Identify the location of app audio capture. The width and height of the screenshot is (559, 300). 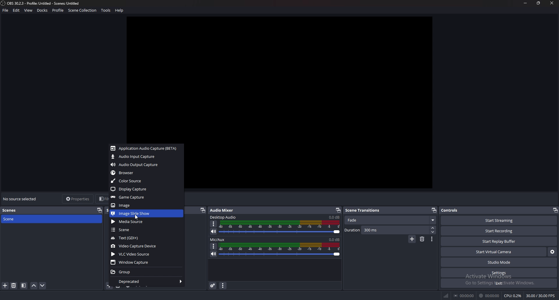
(145, 149).